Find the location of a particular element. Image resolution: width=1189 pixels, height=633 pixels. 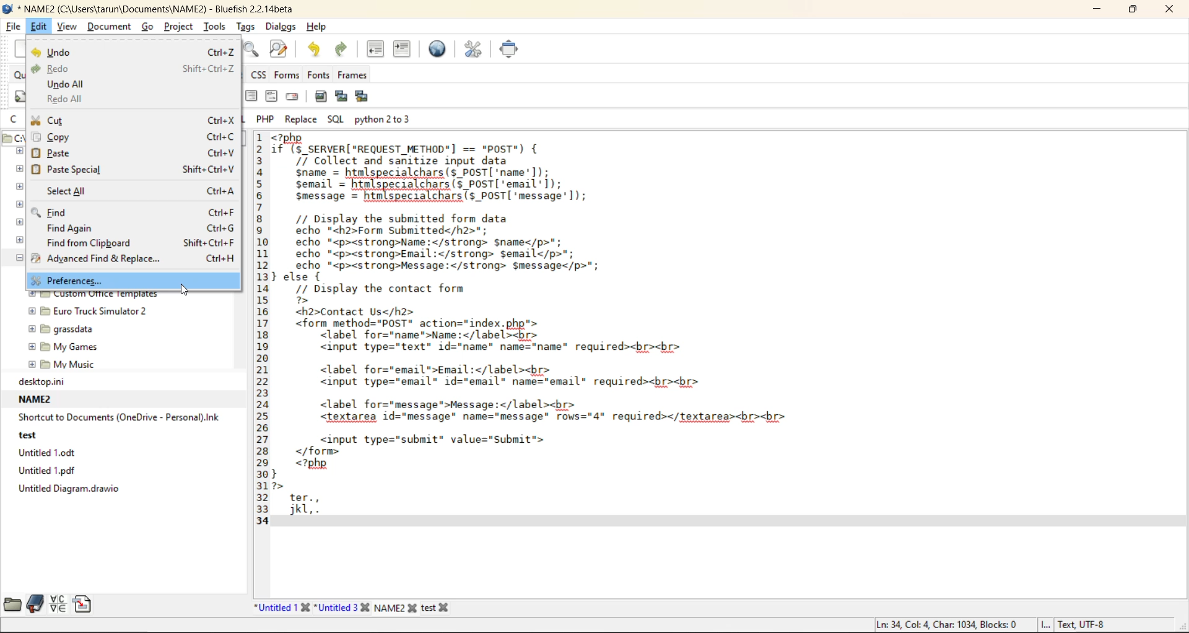

paste special is located at coordinates (134, 173).